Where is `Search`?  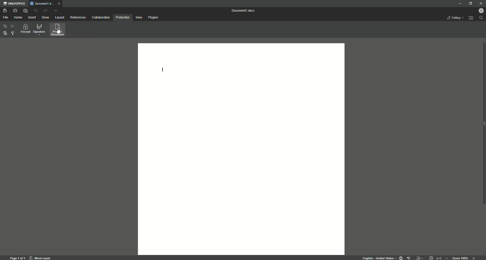 Search is located at coordinates (482, 17).